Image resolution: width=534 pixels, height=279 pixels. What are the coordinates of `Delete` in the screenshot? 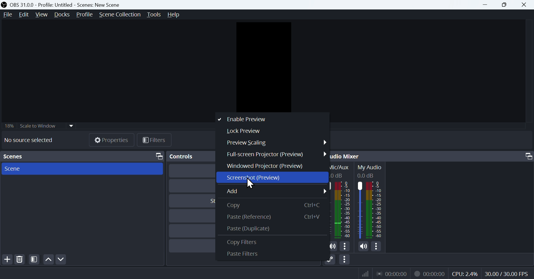 It's located at (19, 259).